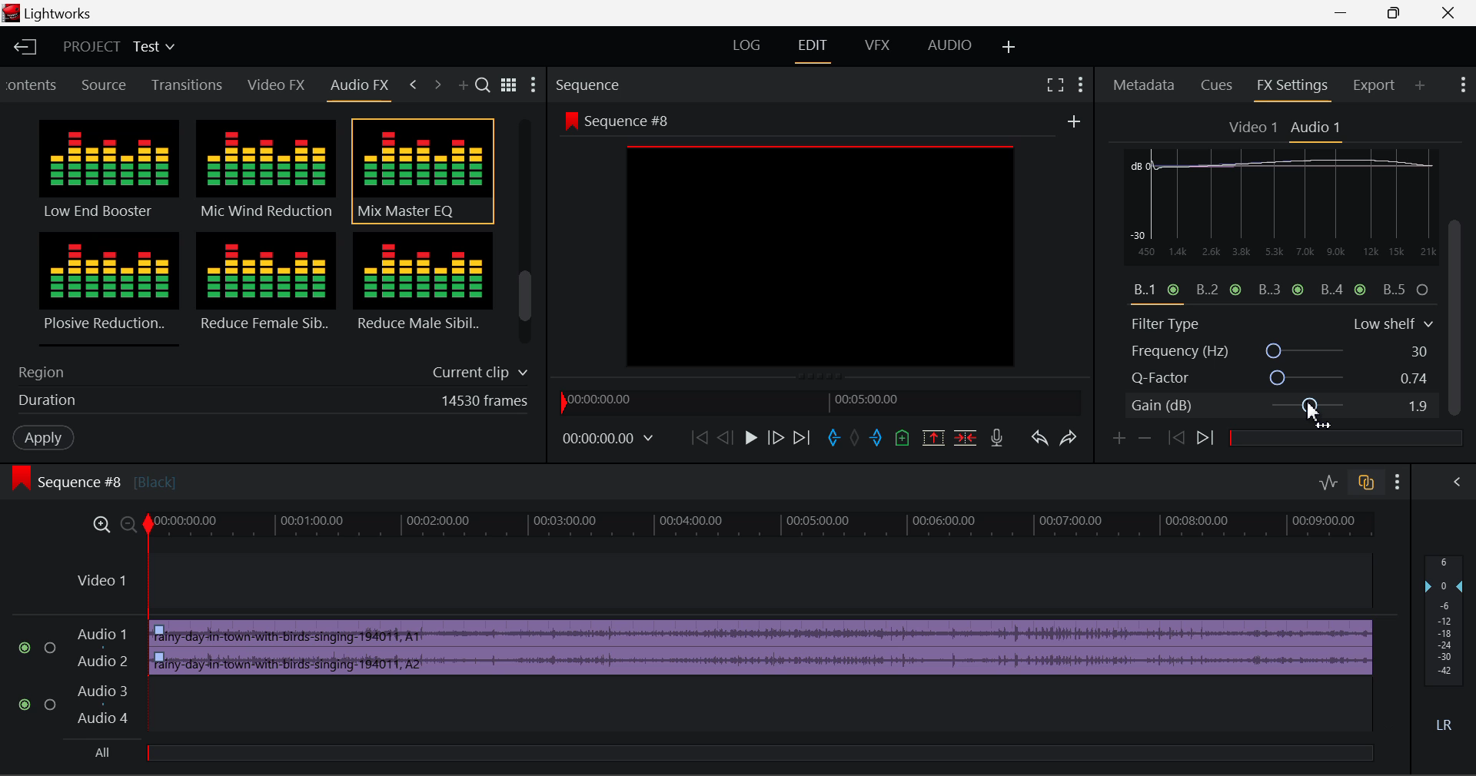 Image resolution: width=1476 pixels, height=776 pixels. I want to click on Video FX, so click(272, 86).